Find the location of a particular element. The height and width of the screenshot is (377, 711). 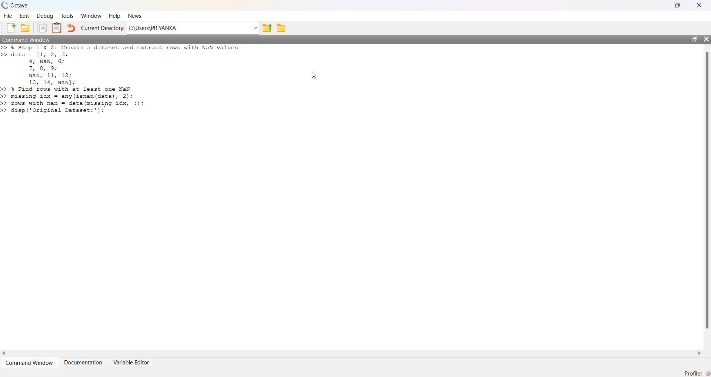

logo is located at coordinates (4, 5).